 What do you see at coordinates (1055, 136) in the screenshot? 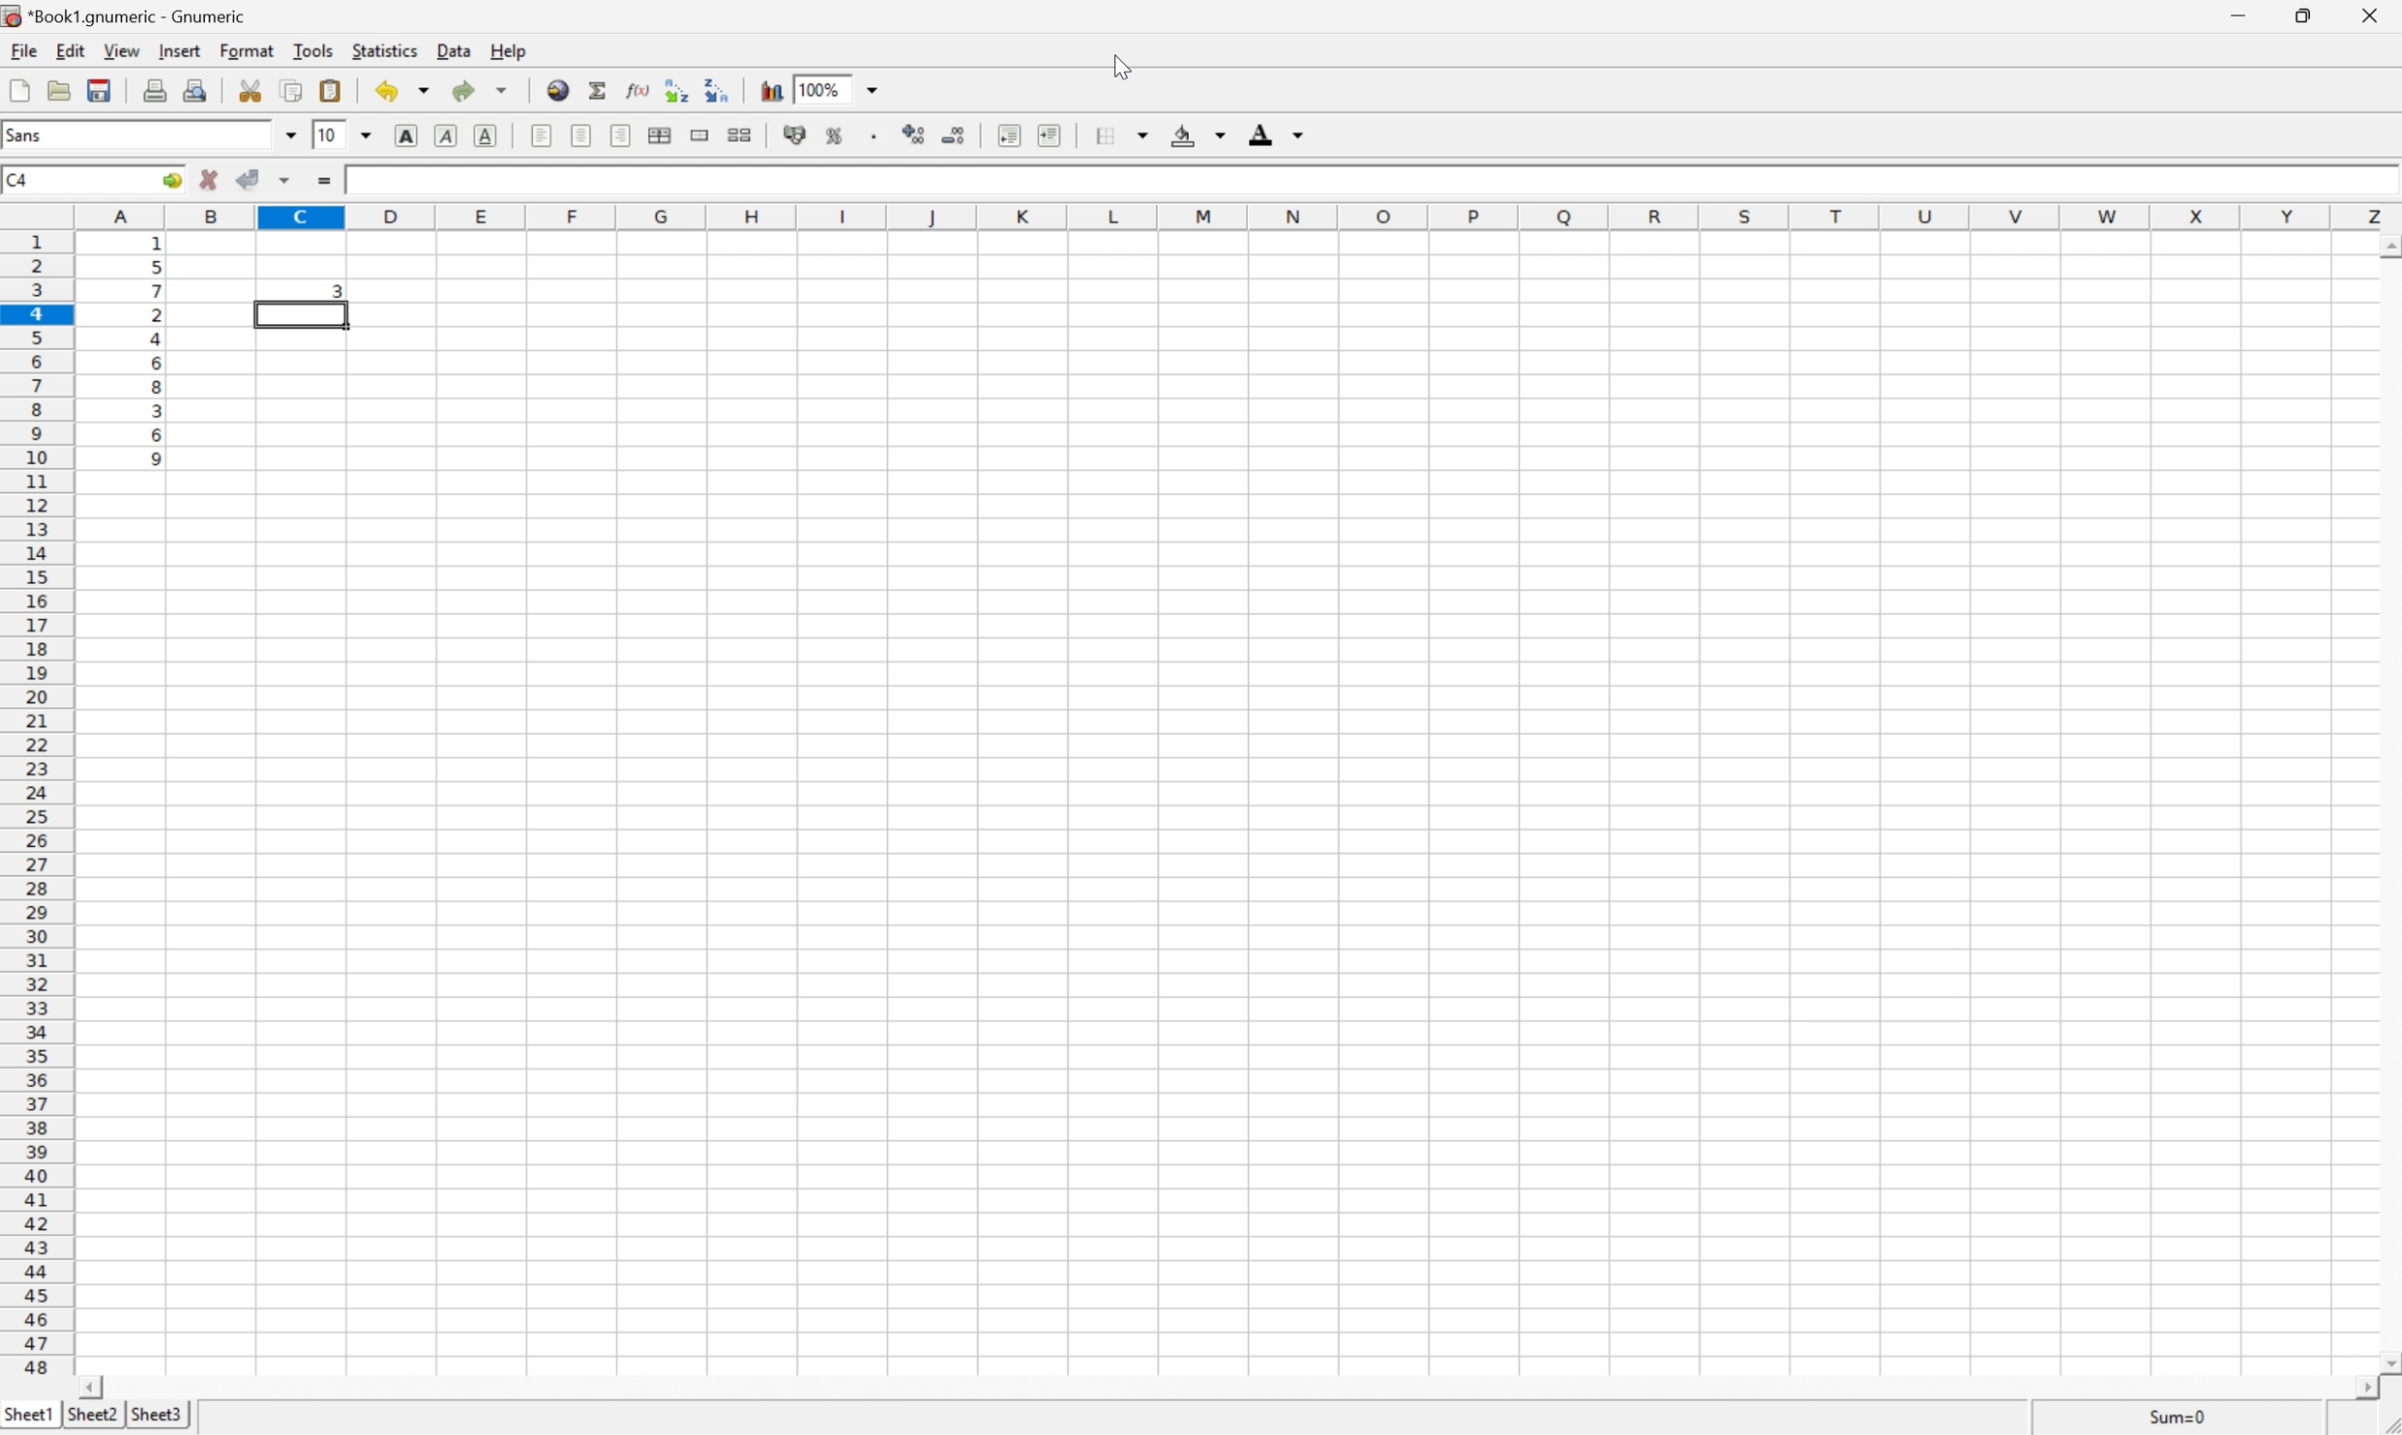
I see `increase indent` at bounding box center [1055, 136].